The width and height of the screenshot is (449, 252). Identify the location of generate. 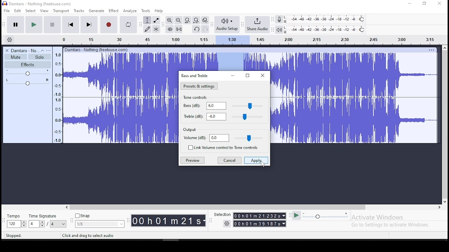
(96, 11).